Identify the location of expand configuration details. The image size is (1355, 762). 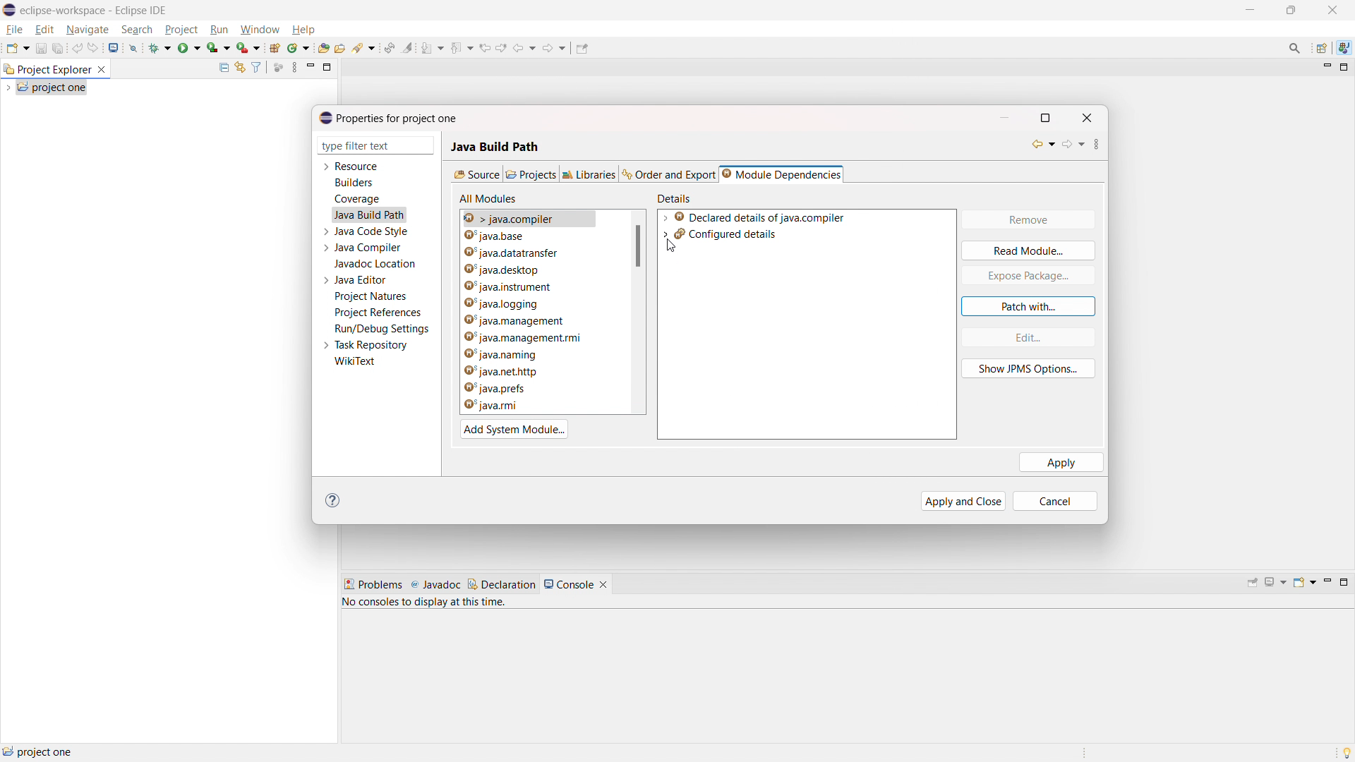
(666, 234).